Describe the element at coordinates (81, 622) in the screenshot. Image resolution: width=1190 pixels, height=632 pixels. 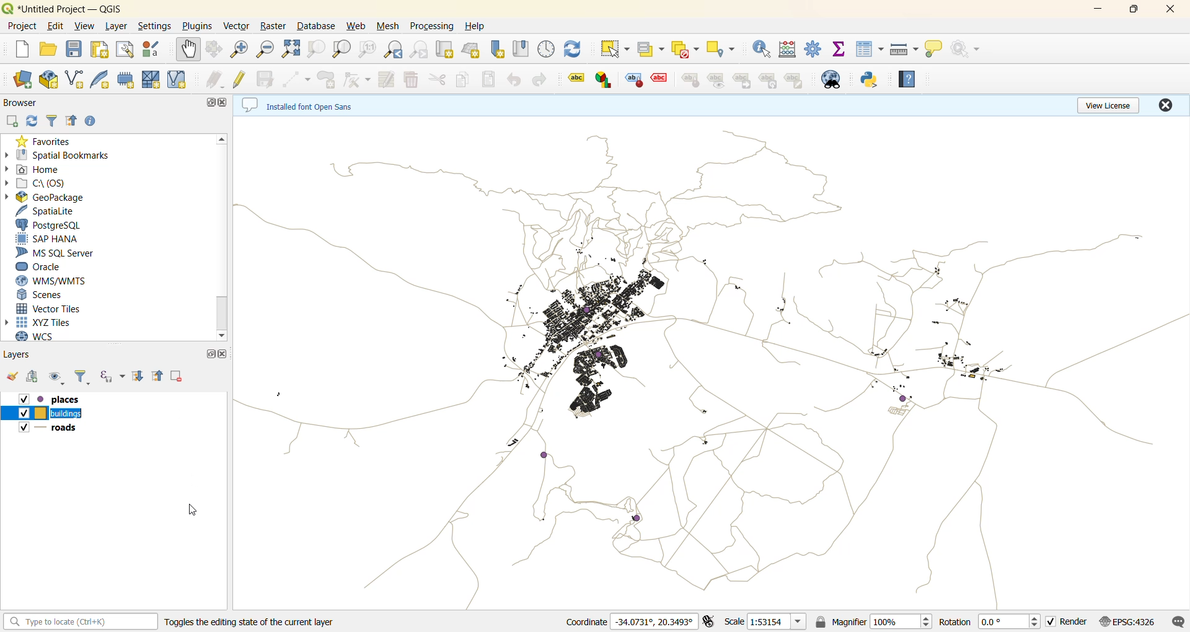
I see `status bar` at that location.